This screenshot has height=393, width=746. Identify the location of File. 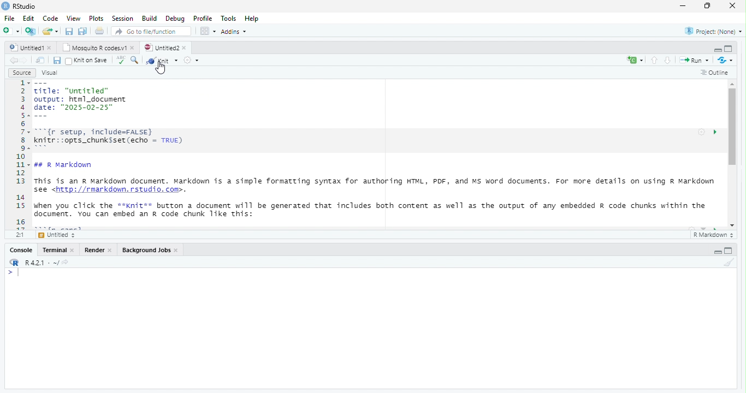
(11, 19).